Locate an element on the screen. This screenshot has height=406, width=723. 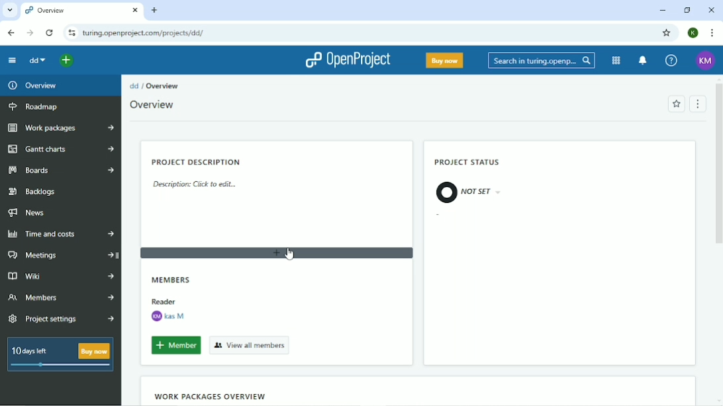
Back is located at coordinates (12, 32).